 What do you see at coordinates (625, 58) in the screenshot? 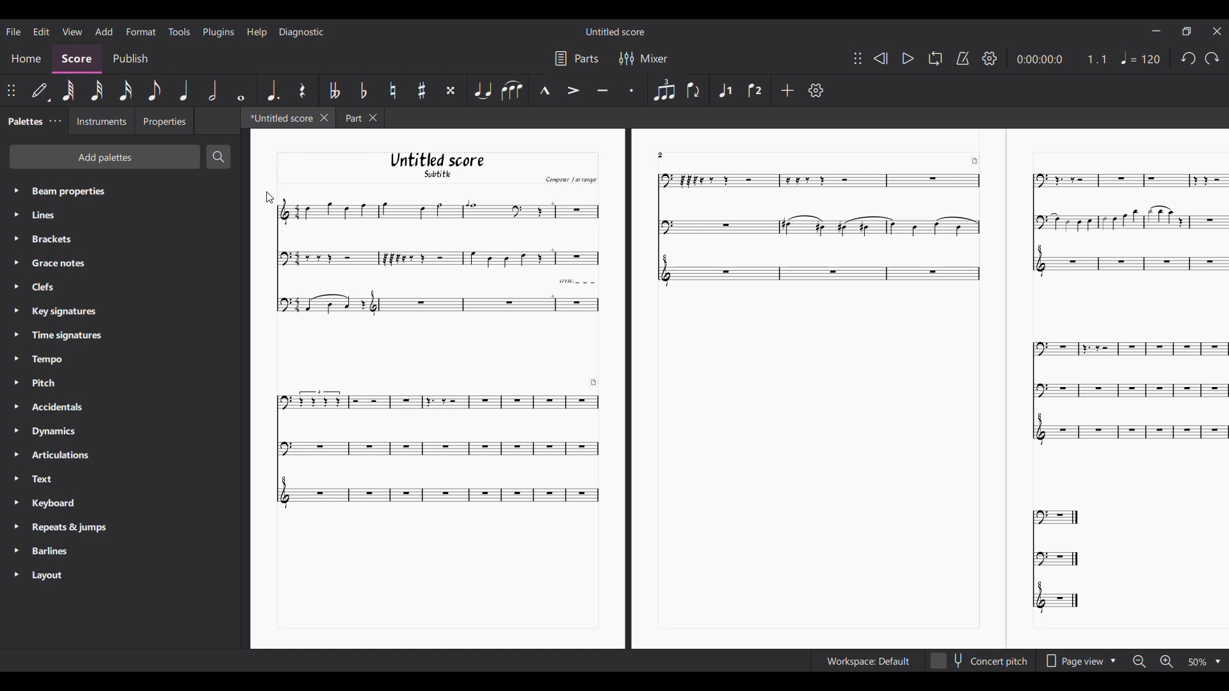
I see `Filter` at bounding box center [625, 58].